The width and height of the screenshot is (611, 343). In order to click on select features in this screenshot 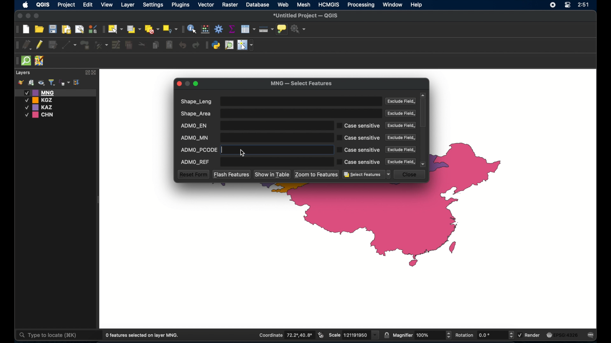, I will do `click(115, 29)`.